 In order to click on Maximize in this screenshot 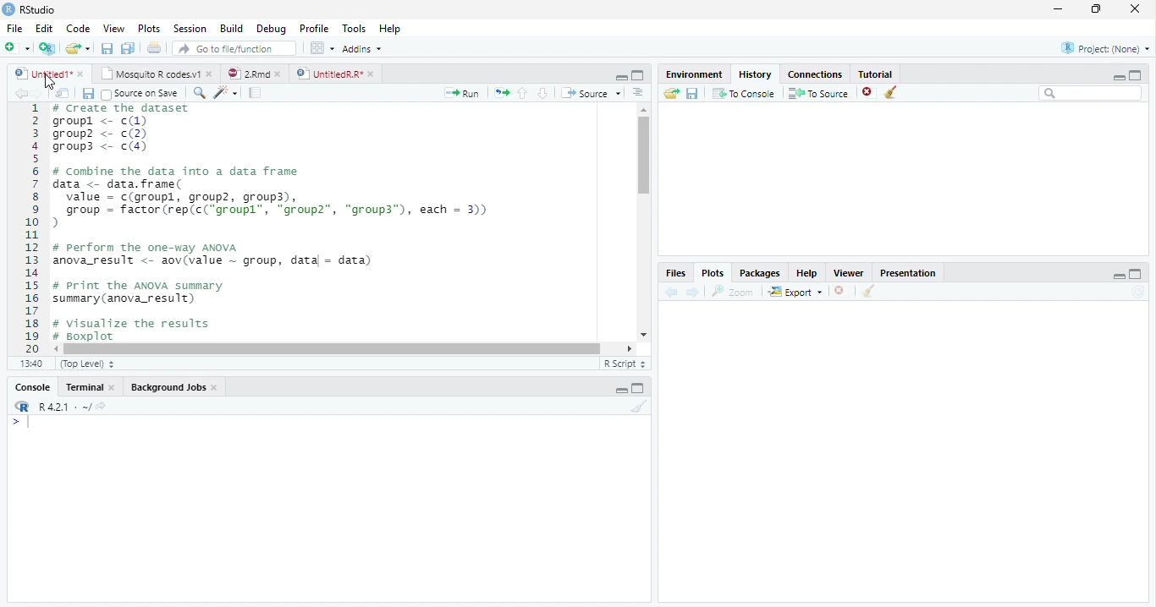, I will do `click(638, 76)`.